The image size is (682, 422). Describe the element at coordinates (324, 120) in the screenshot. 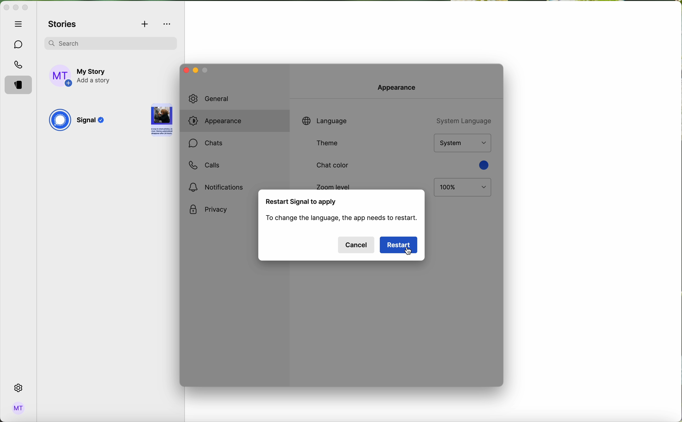

I see `@ Language` at that location.